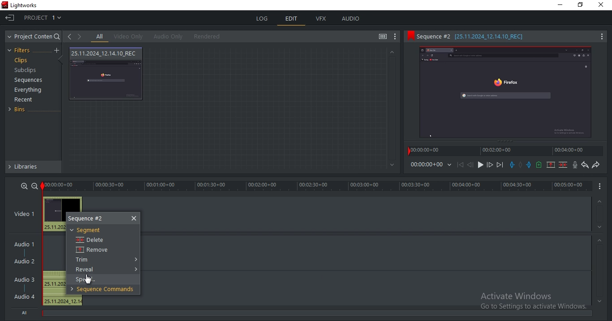  Describe the element at coordinates (582, 5) in the screenshot. I see `maximize` at that location.